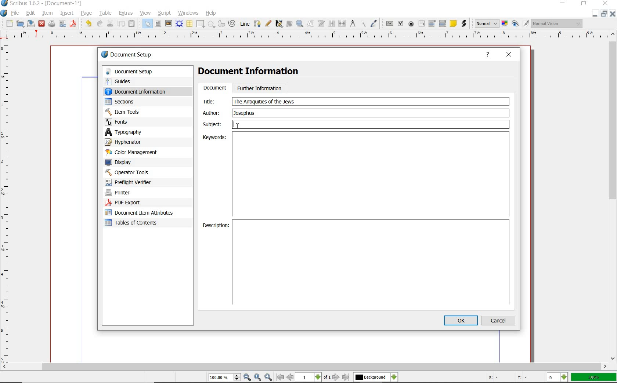  Describe the element at coordinates (401, 23) in the screenshot. I see `pdf check box` at that location.